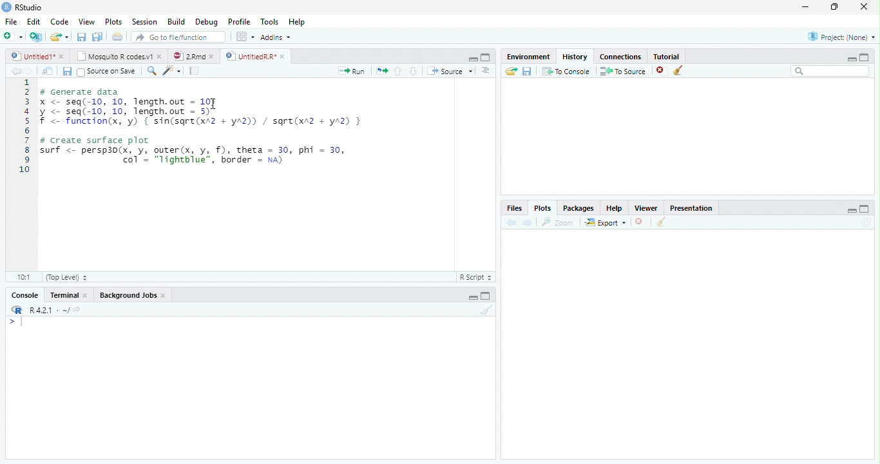  What do you see at coordinates (151, 71) in the screenshot?
I see `Find/replace` at bounding box center [151, 71].